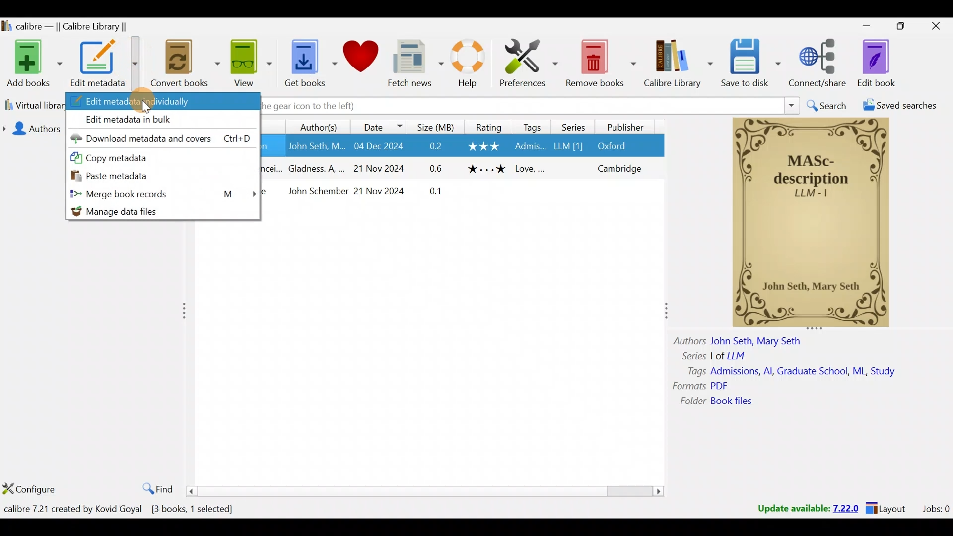 The width and height of the screenshot is (953, 536). I want to click on , so click(528, 146).